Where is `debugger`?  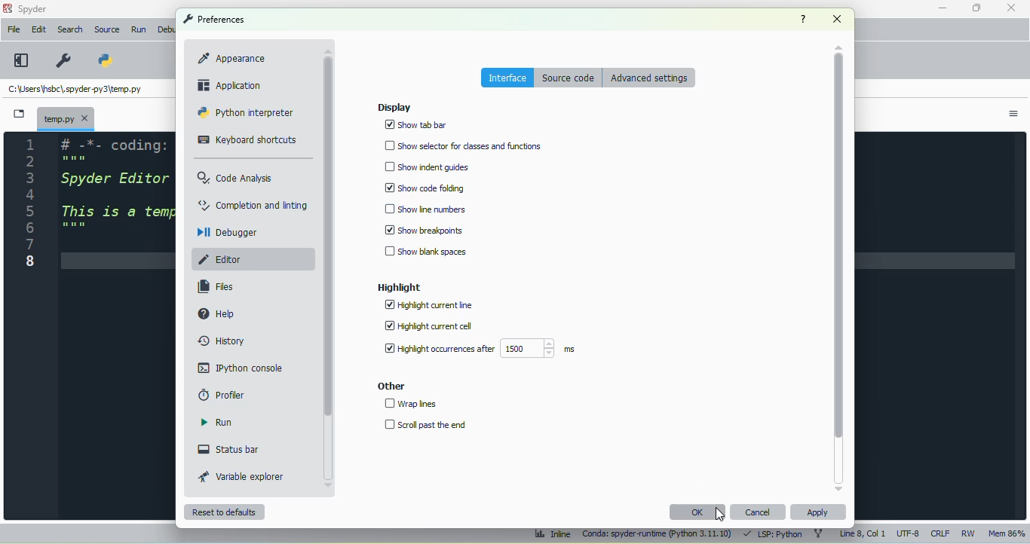 debugger is located at coordinates (229, 233).